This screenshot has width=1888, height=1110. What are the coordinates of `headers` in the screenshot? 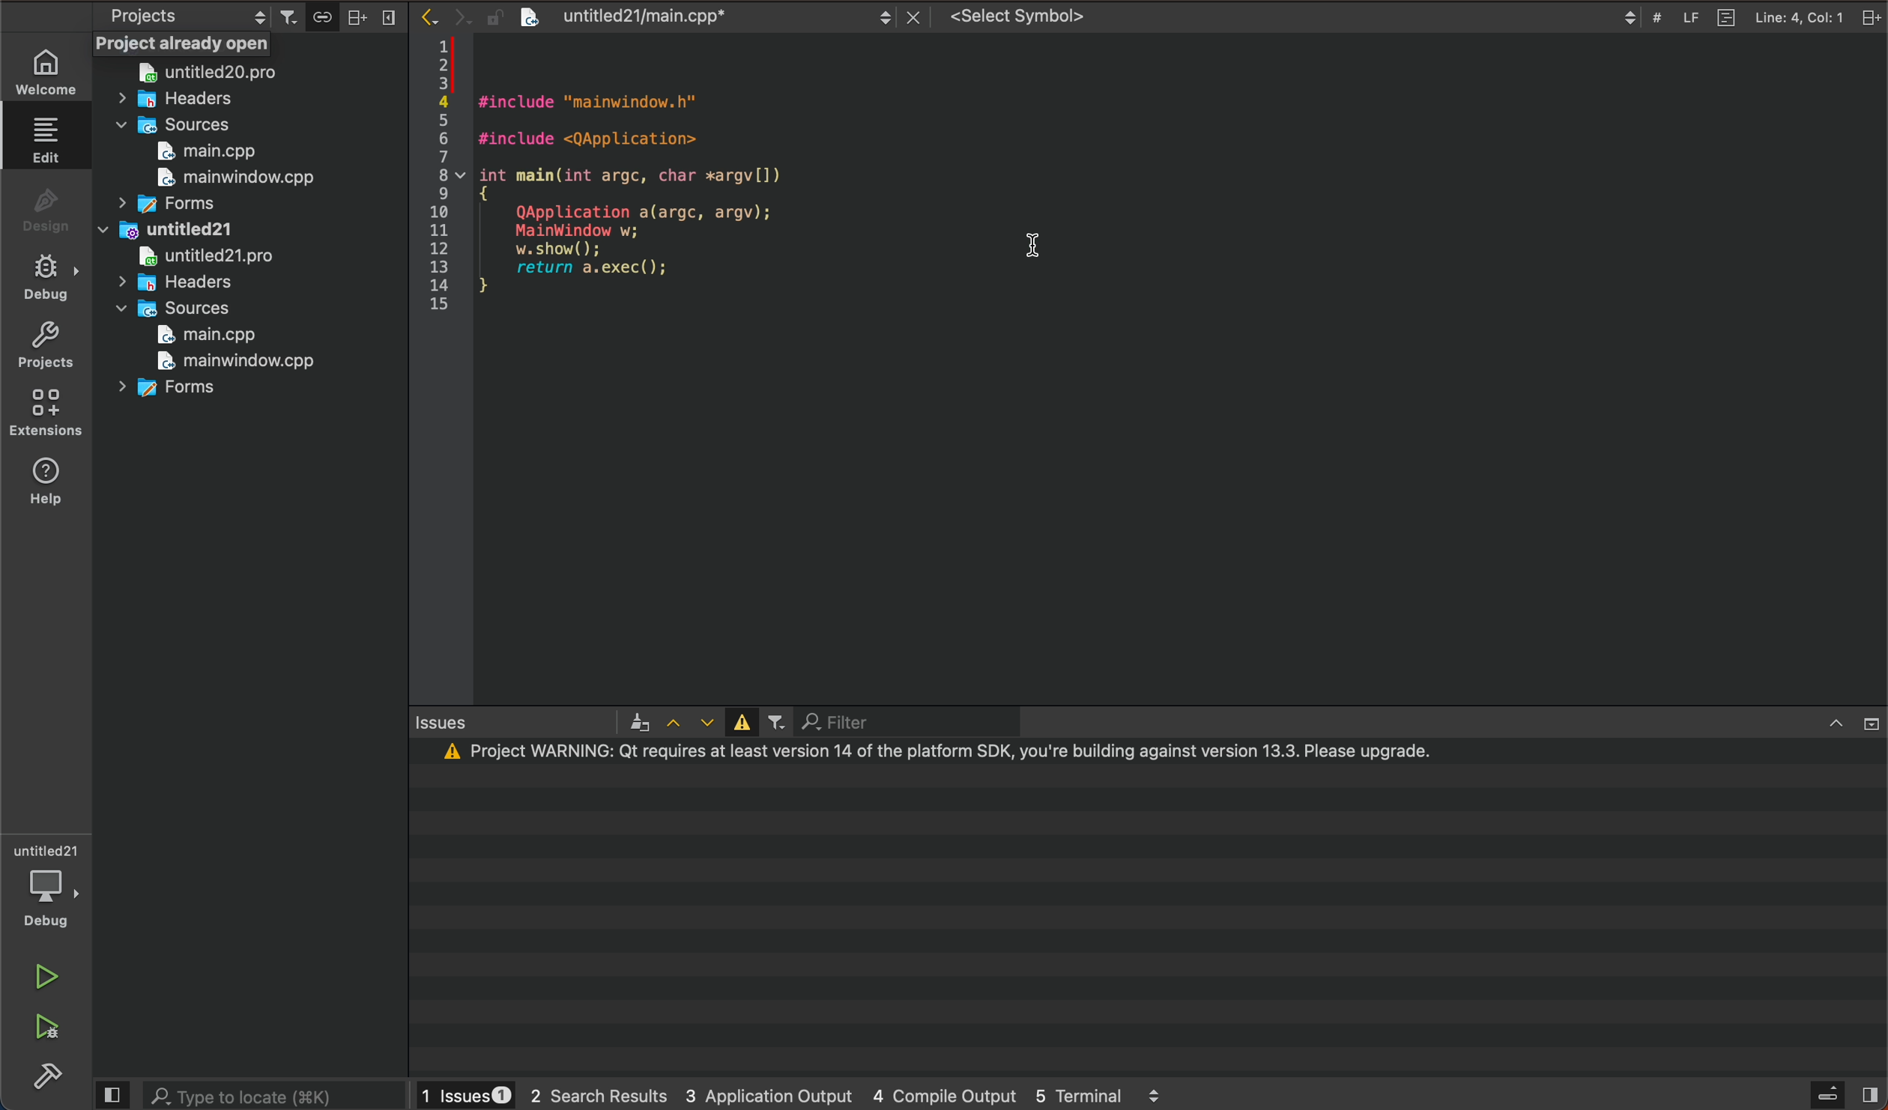 It's located at (187, 100).